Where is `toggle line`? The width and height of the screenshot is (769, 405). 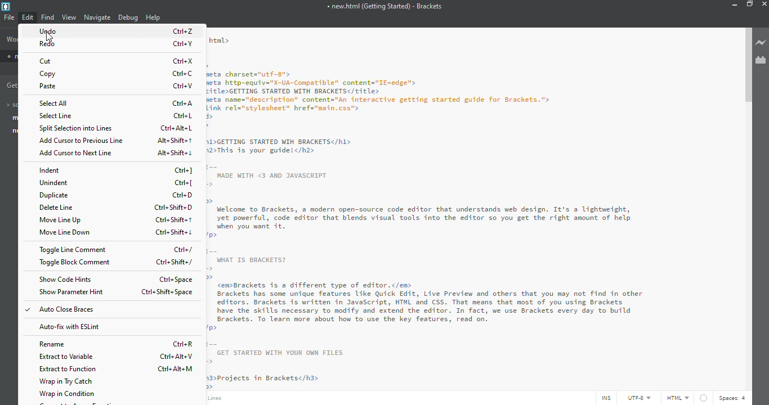 toggle line is located at coordinates (74, 250).